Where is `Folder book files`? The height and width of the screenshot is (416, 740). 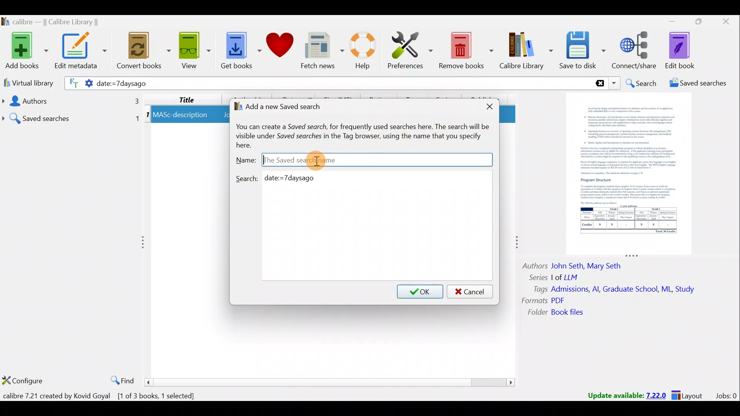
Folder book files is located at coordinates (562, 313).